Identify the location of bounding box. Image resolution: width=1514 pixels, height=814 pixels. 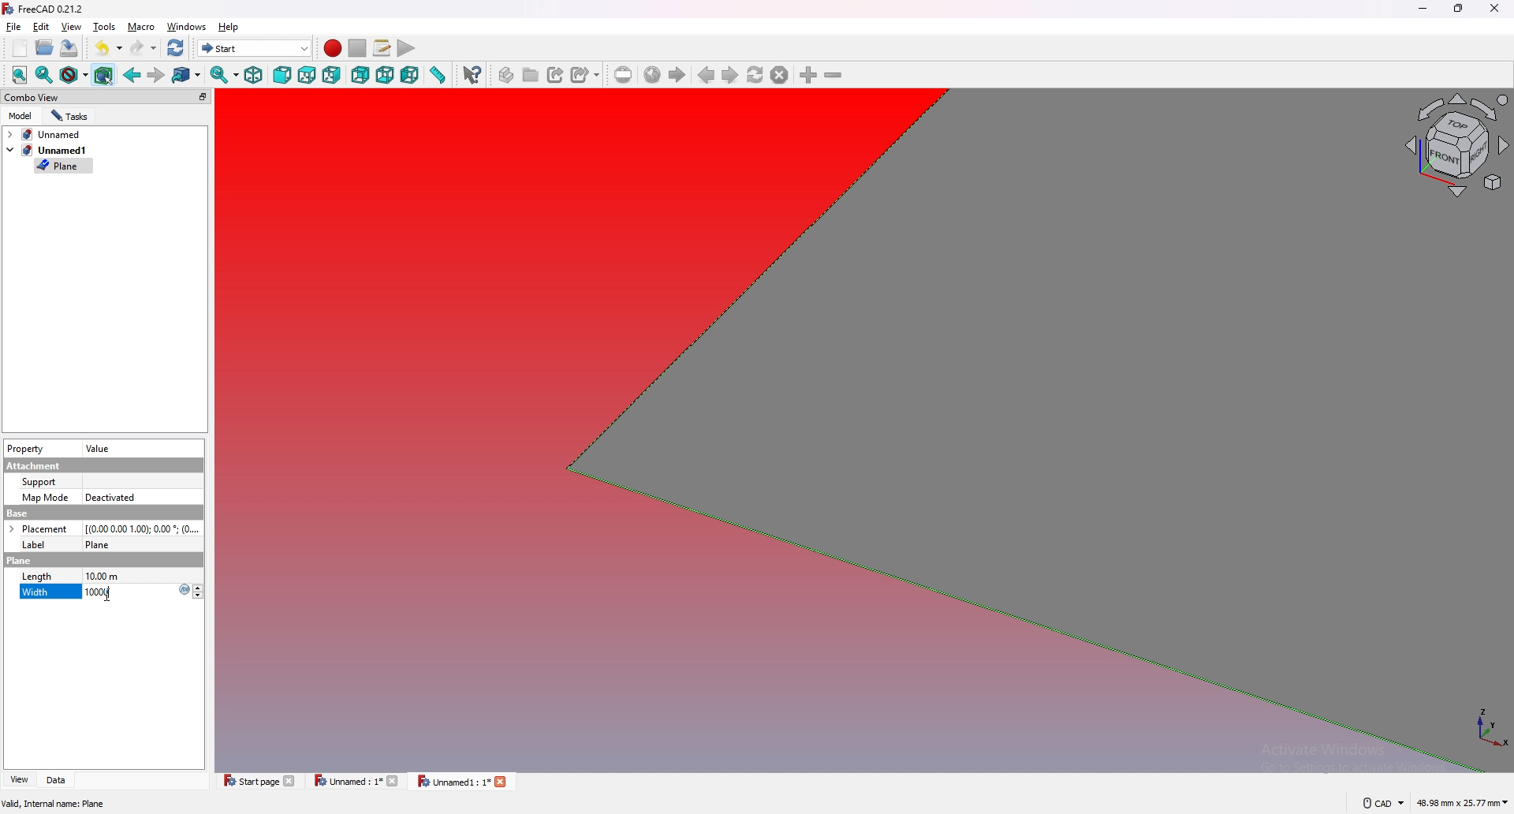
(104, 75).